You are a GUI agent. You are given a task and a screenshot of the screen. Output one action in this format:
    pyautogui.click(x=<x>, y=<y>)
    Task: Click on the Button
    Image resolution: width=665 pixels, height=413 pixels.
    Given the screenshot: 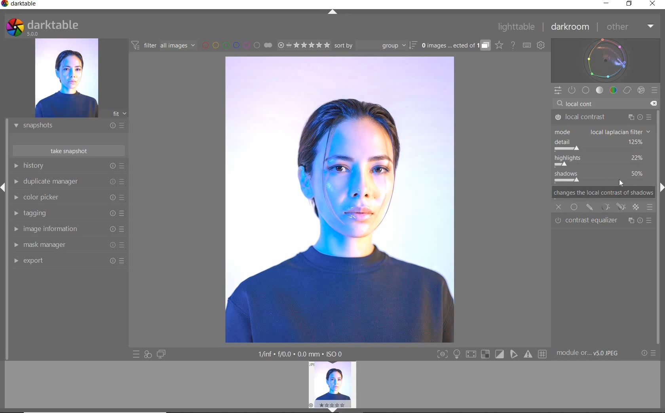 What is the action you would take?
    pyautogui.click(x=442, y=355)
    